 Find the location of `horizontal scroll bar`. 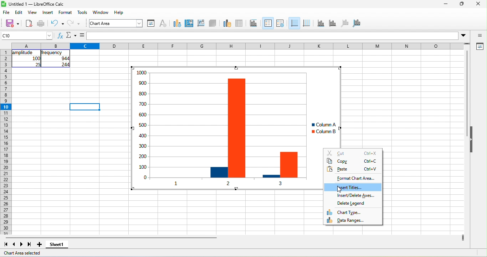

horizontal scroll bar is located at coordinates (111, 238).